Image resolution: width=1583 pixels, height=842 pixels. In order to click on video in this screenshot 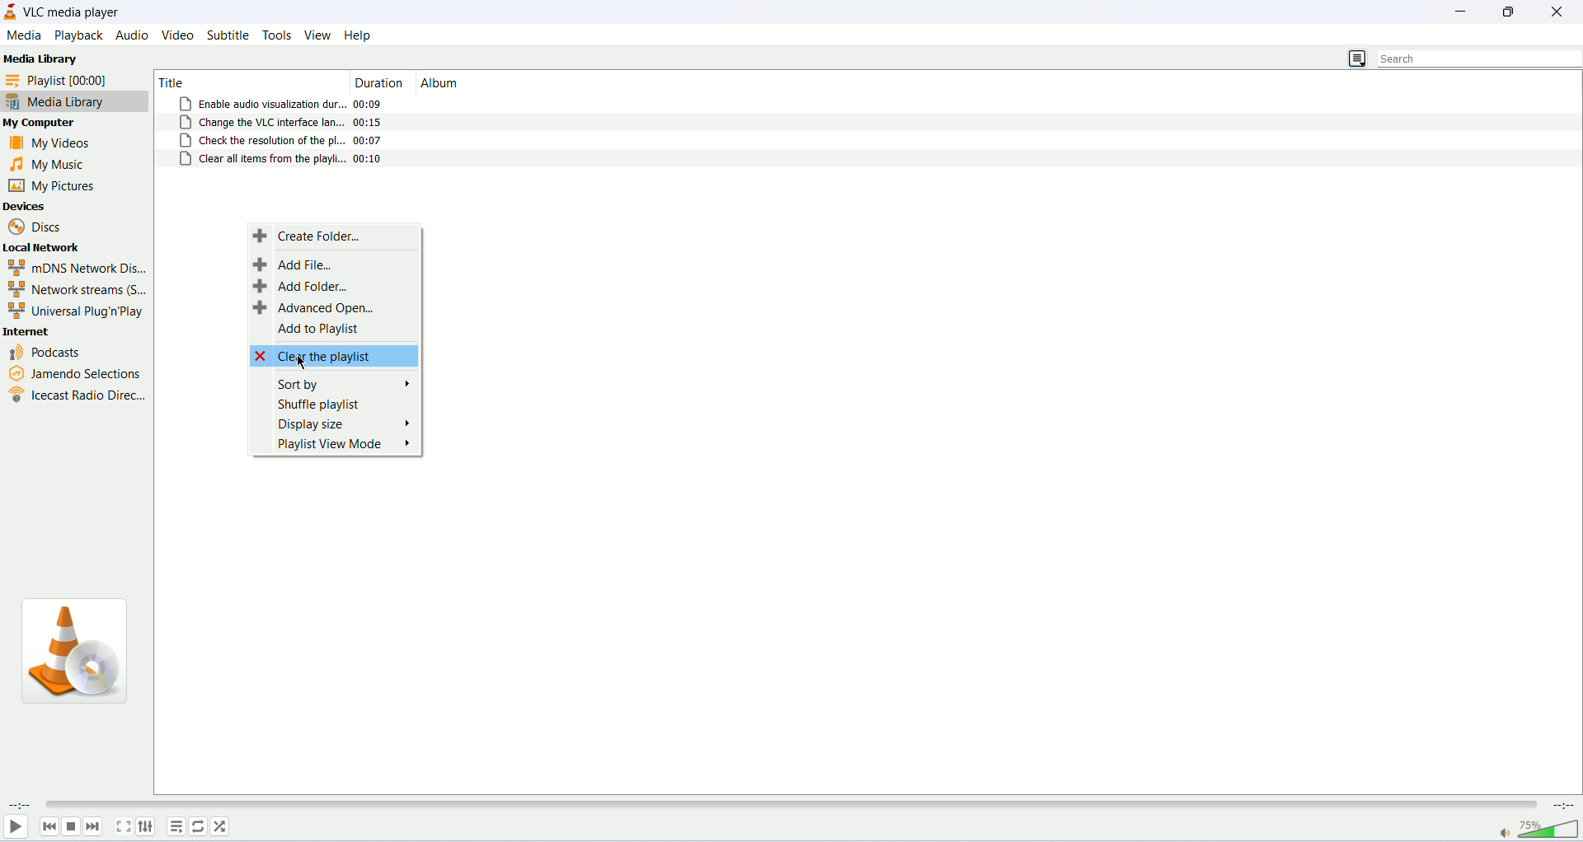, I will do `click(177, 35)`.